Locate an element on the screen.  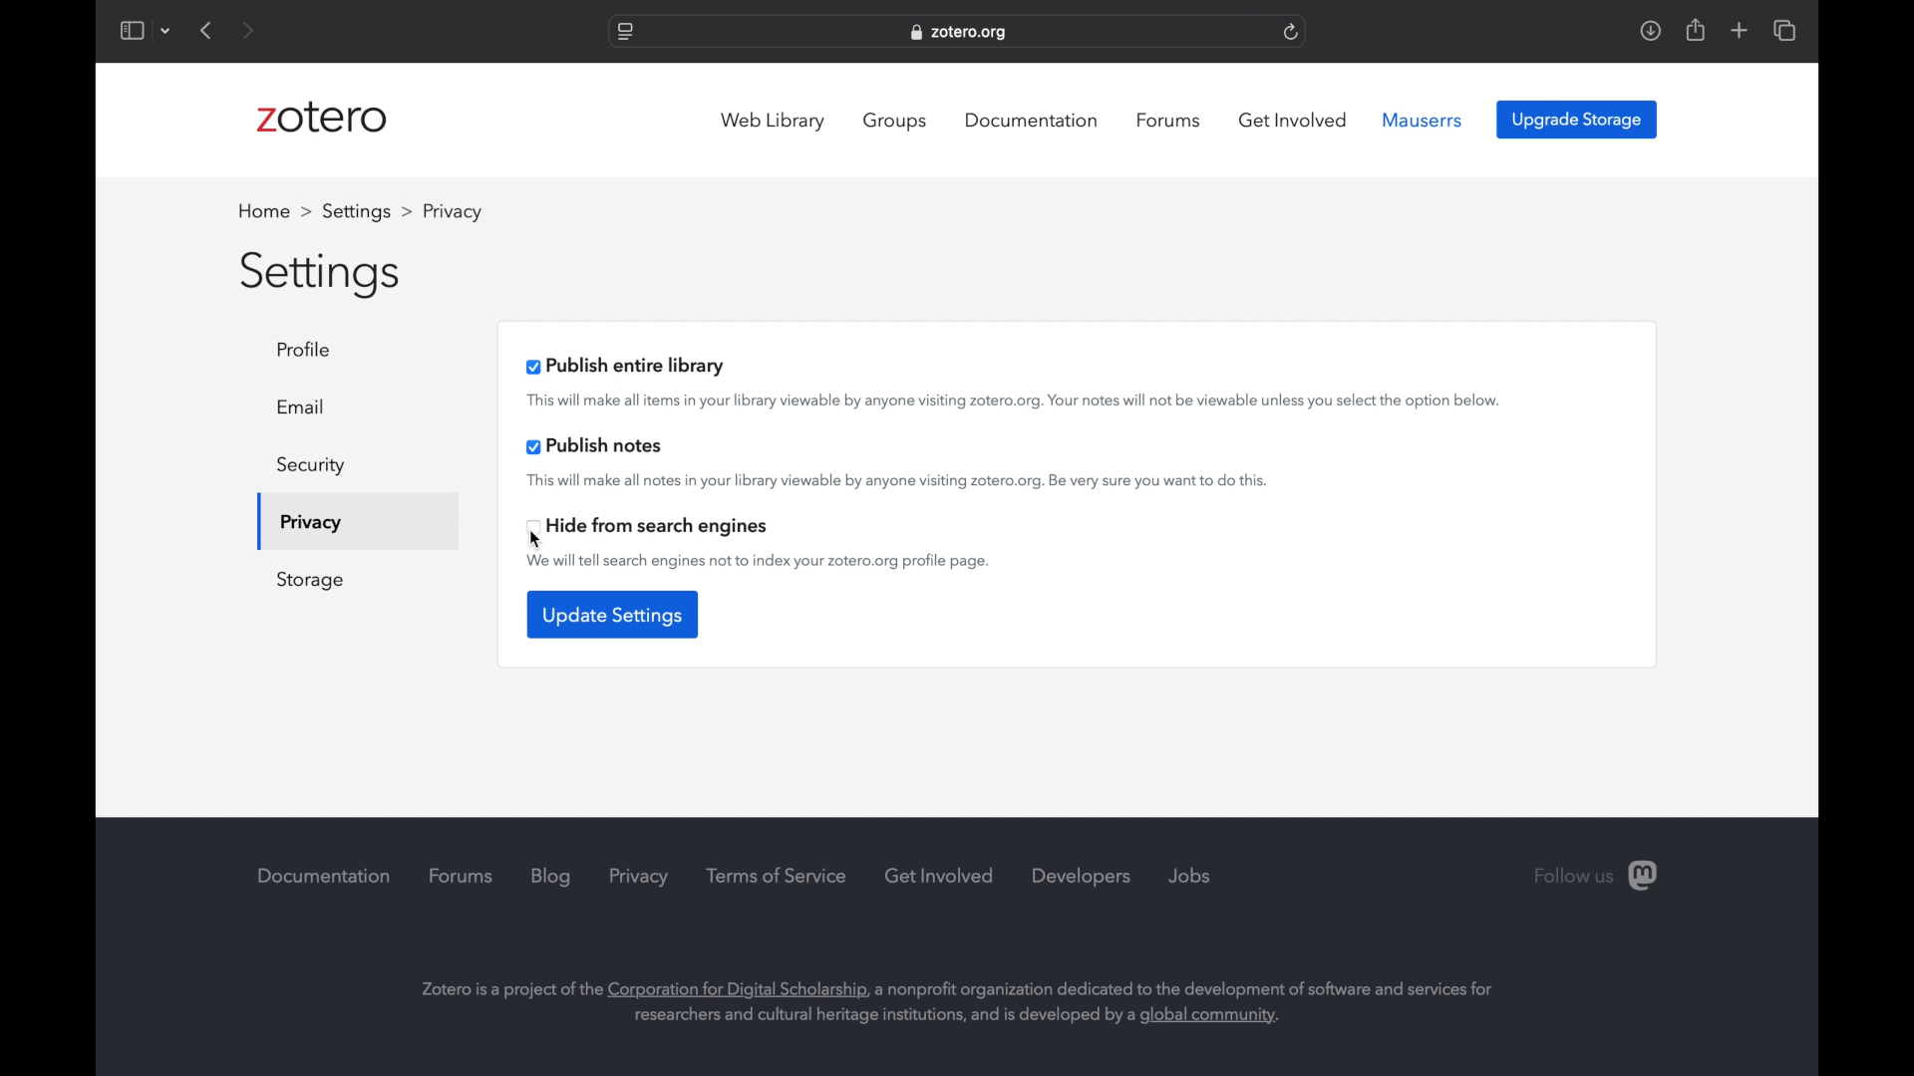
website settings is located at coordinates (624, 33).